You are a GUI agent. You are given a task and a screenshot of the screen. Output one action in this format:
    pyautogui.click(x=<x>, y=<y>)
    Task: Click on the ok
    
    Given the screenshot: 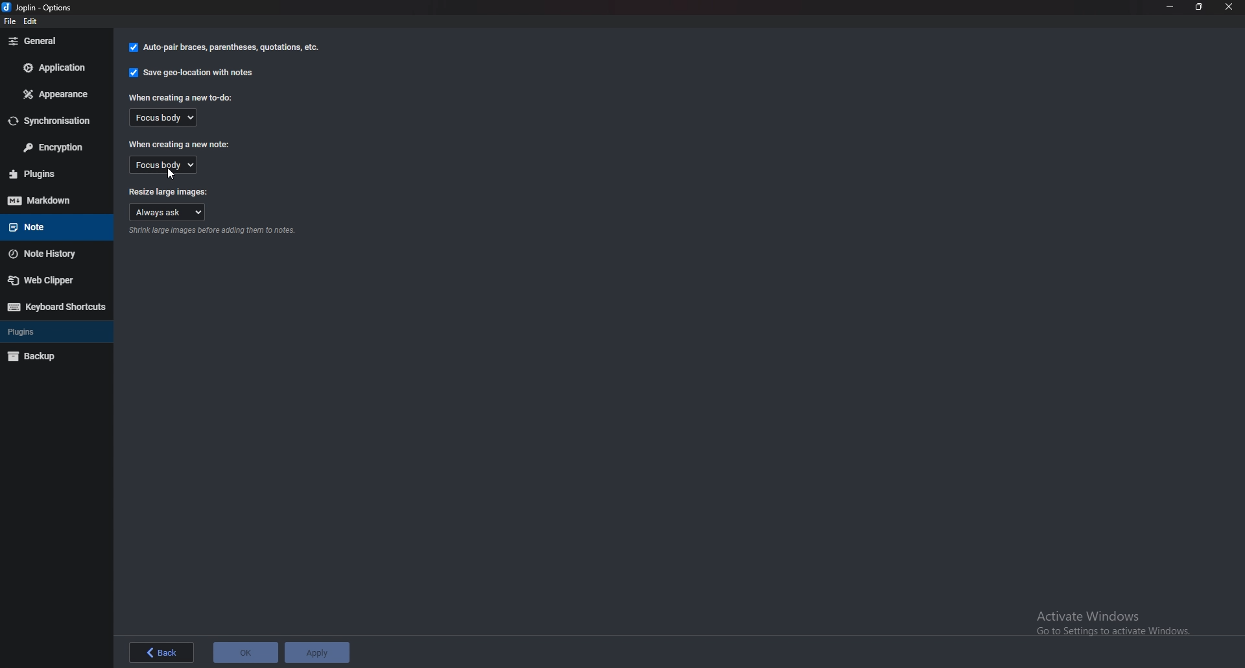 What is the action you would take?
    pyautogui.click(x=247, y=654)
    